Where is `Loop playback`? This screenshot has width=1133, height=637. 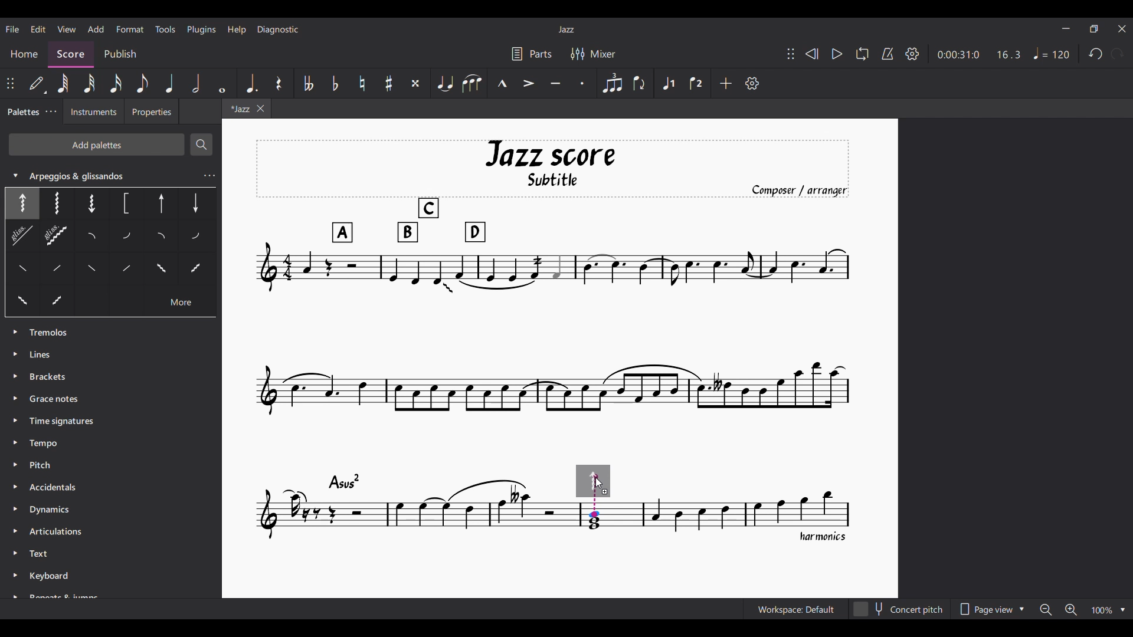
Loop playback is located at coordinates (863, 54).